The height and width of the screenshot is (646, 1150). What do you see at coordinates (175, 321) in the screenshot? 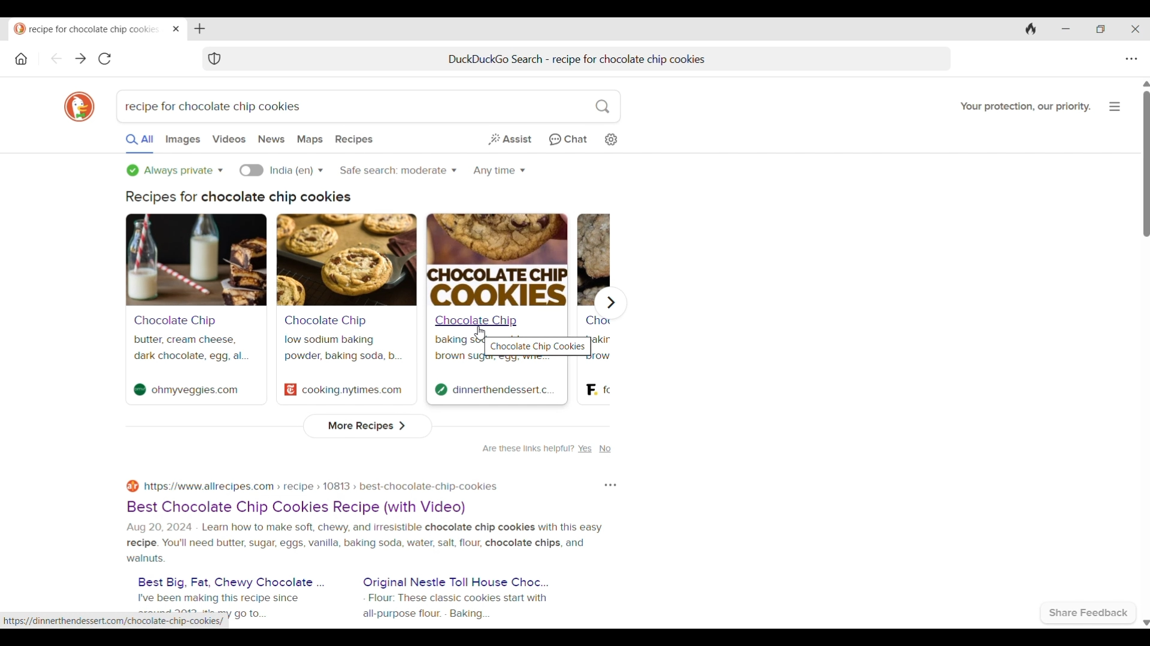
I see `Chocolate Chip` at bounding box center [175, 321].